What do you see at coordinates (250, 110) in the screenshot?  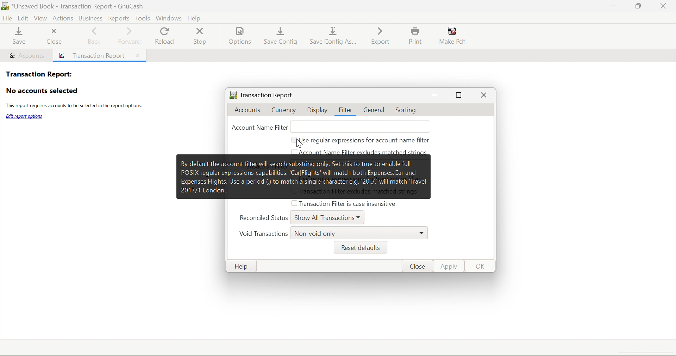 I see `Accounts` at bounding box center [250, 110].